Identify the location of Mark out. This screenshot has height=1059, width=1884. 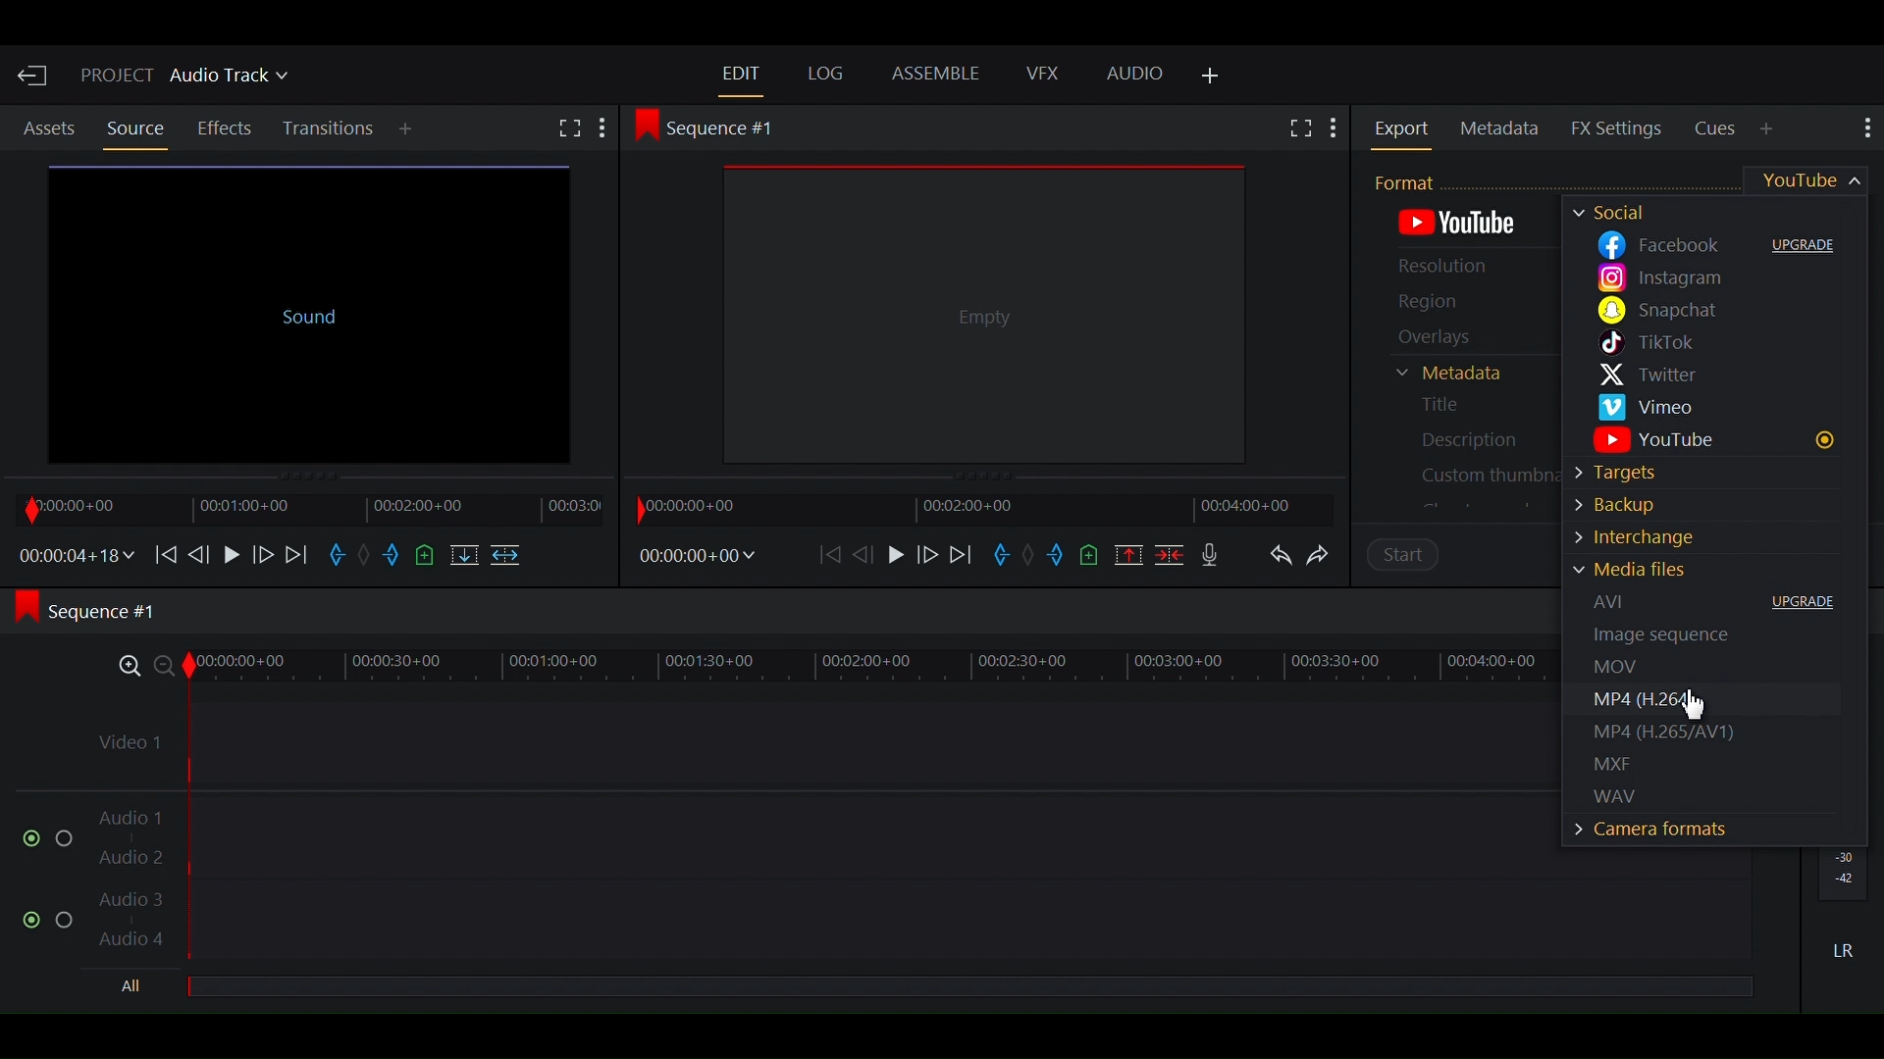
(393, 557).